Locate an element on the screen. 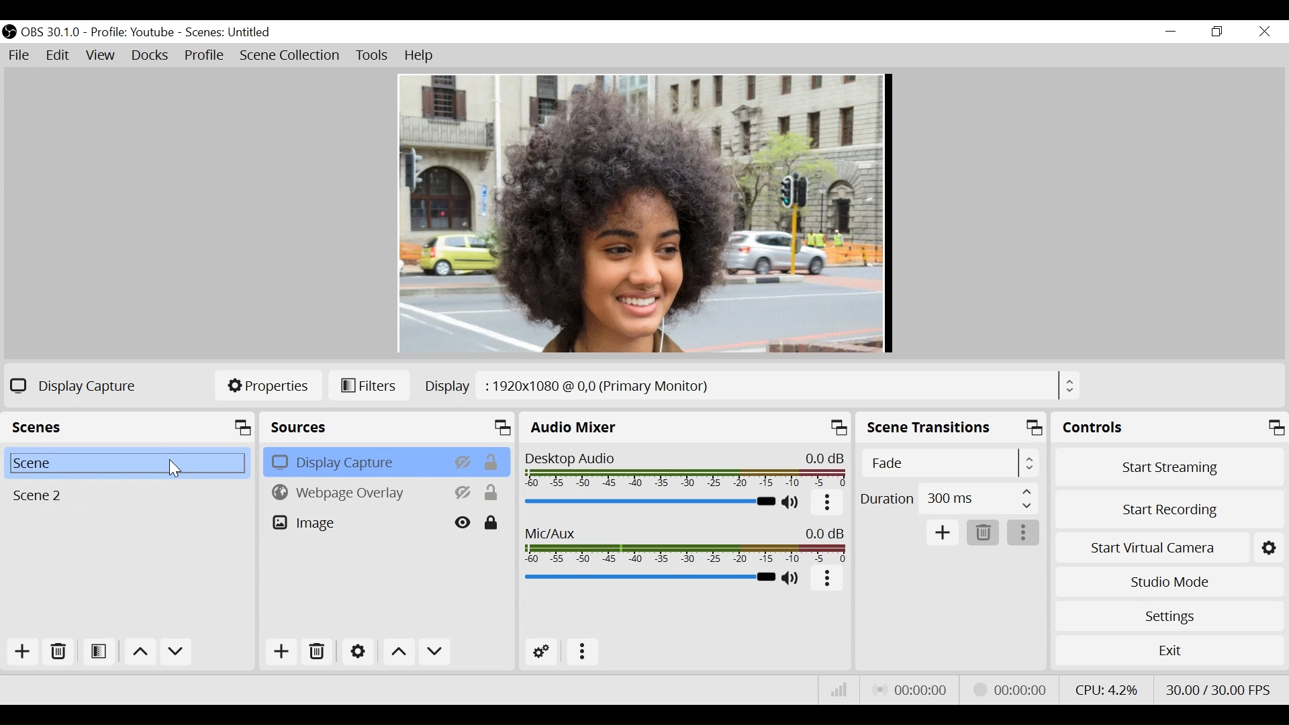  Display Browser is located at coordinates (751, 385).